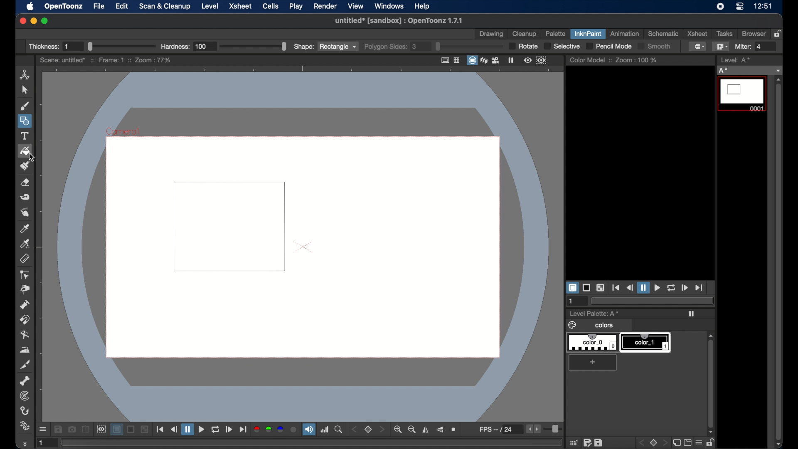 The image size is (798, 449). Describe the element at coordinates (572, 288) in the screenshot. I see `white background` at that location.